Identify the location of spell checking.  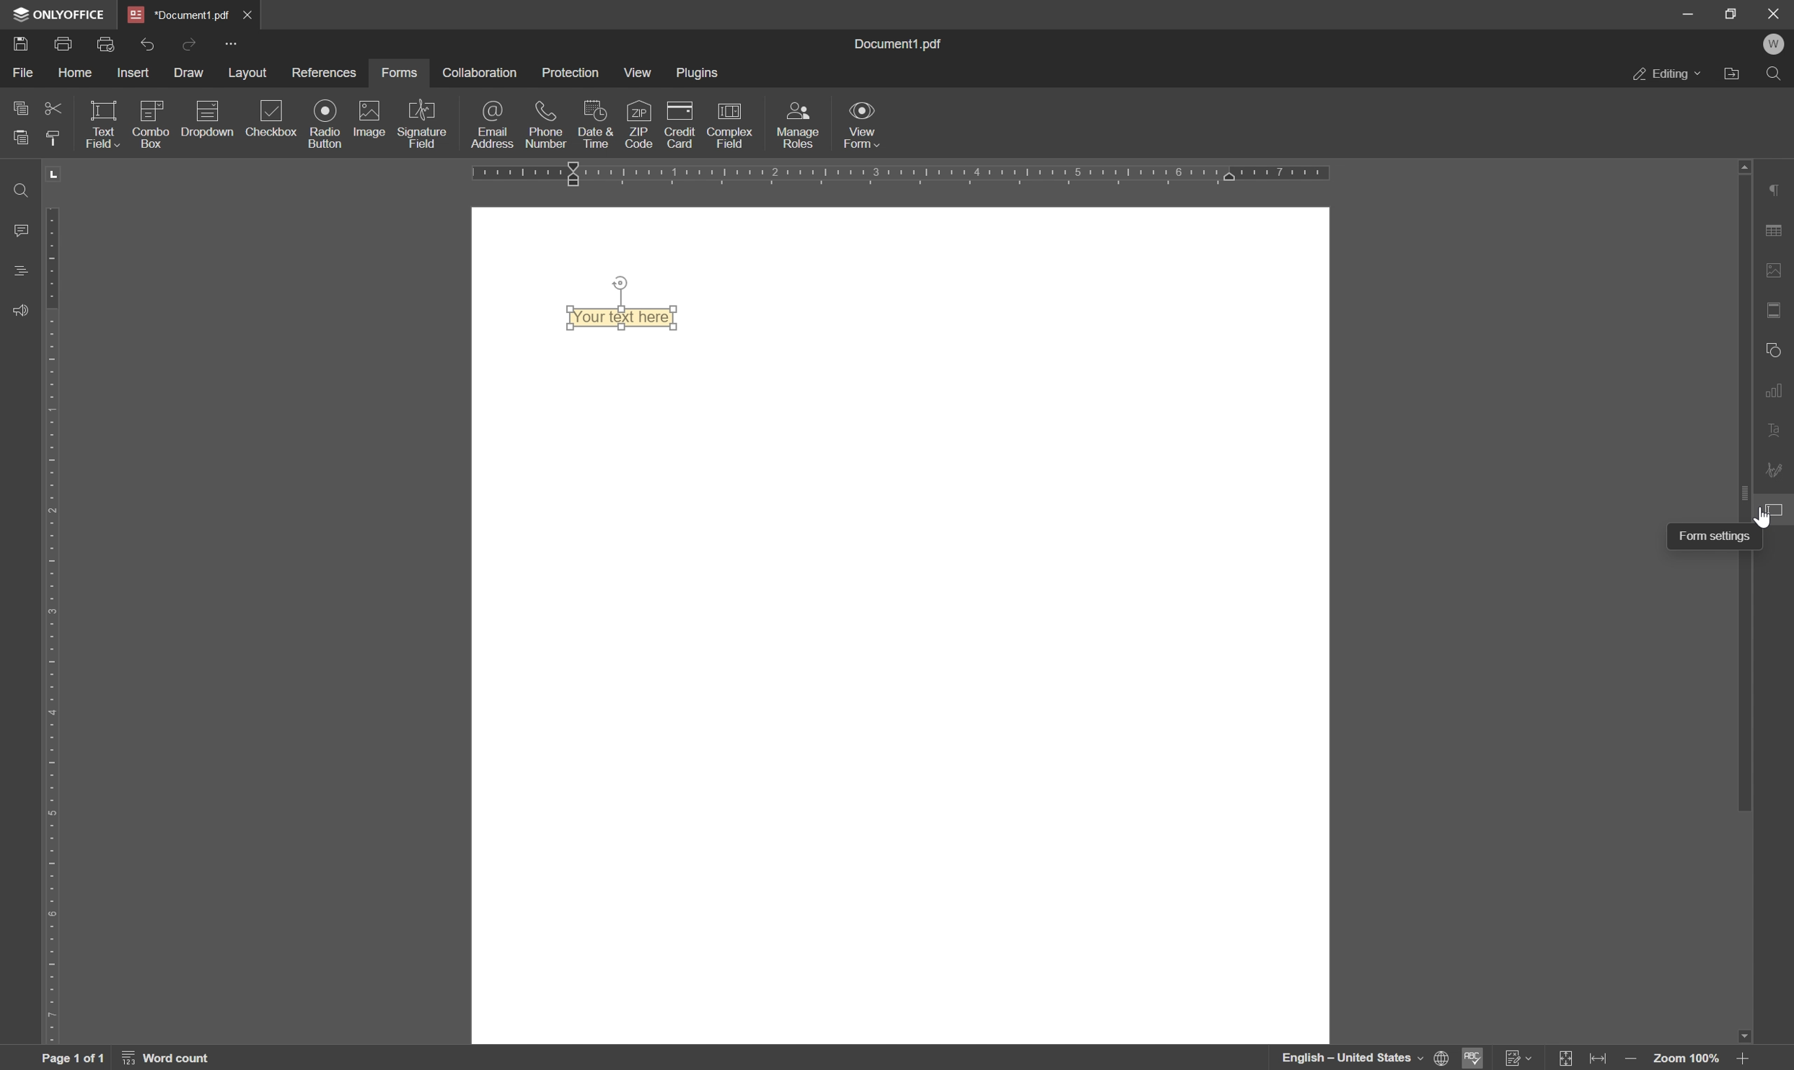
(1477, 1058).